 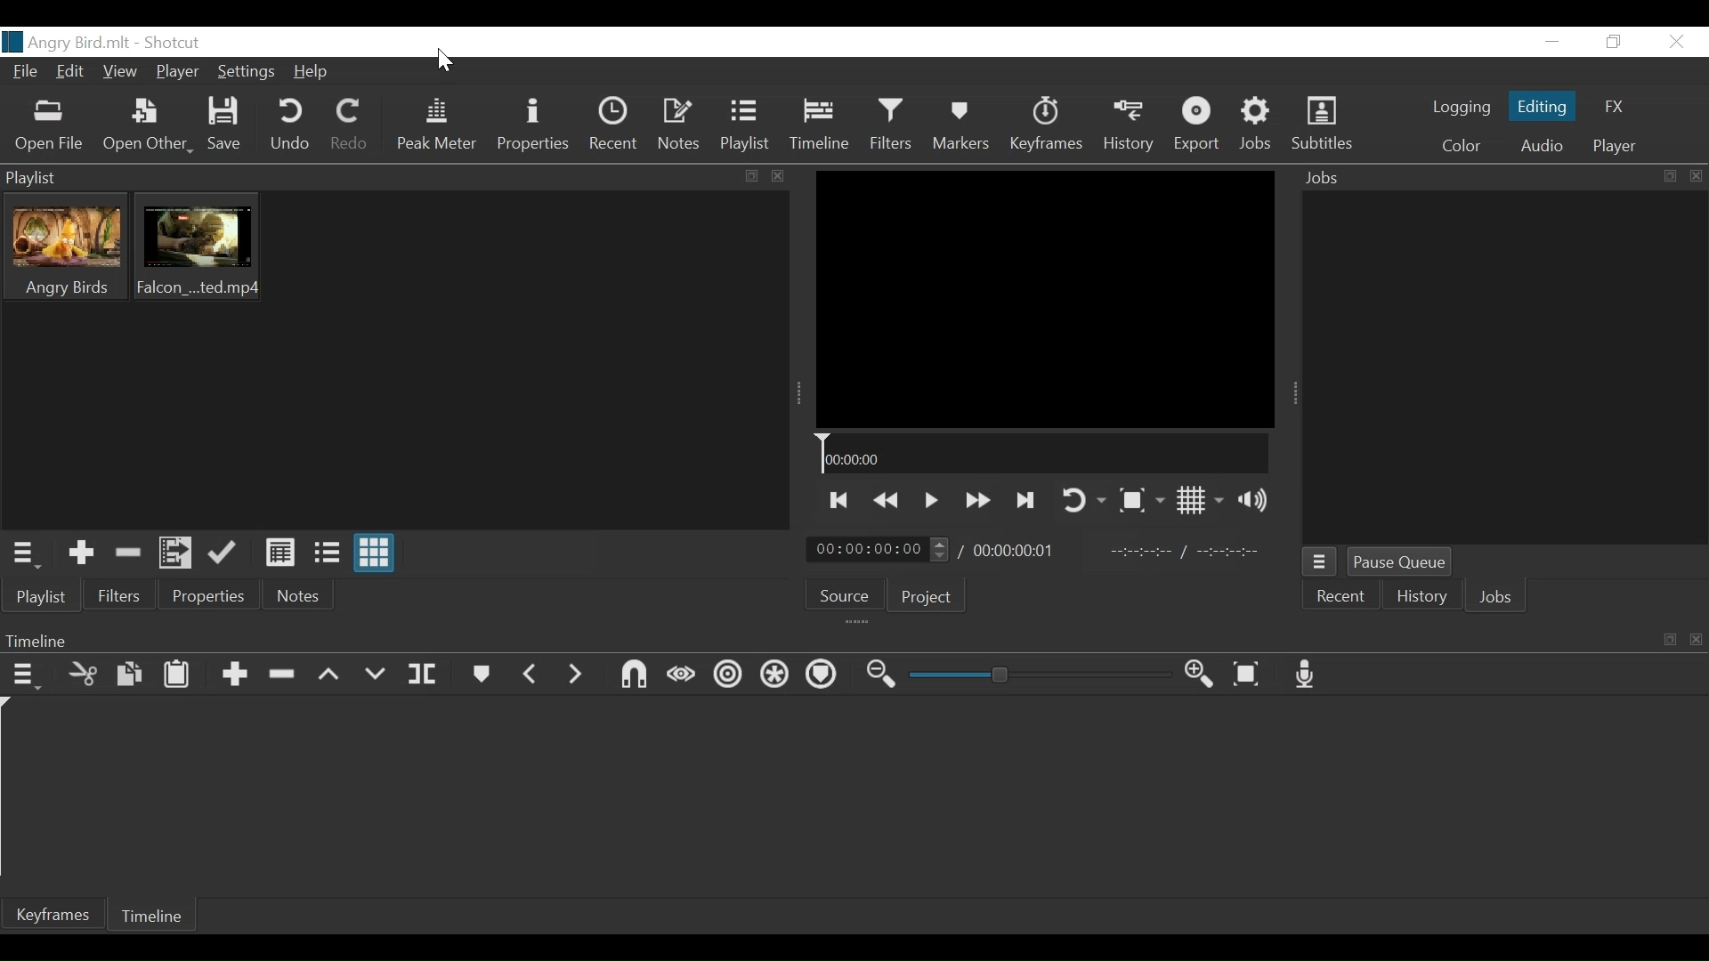 I want to click on Cut, so click(x=84, y=674).